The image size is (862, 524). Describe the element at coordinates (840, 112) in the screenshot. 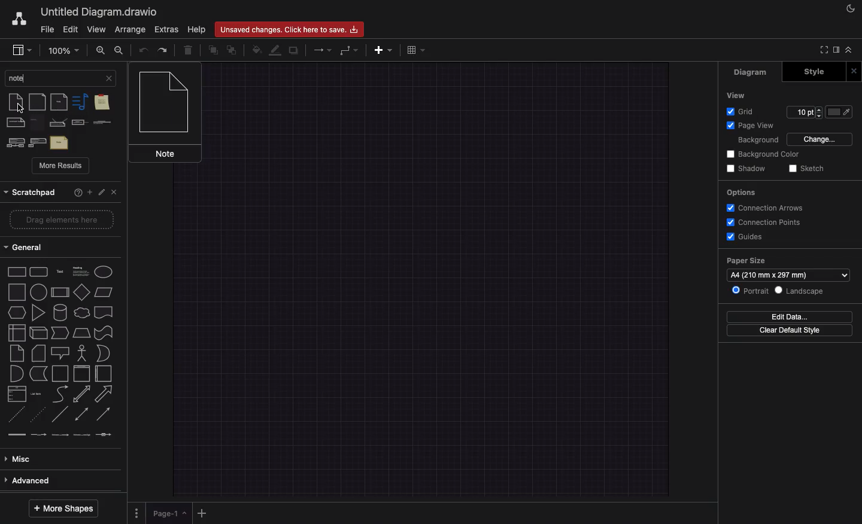

I see `Fill` at that location.